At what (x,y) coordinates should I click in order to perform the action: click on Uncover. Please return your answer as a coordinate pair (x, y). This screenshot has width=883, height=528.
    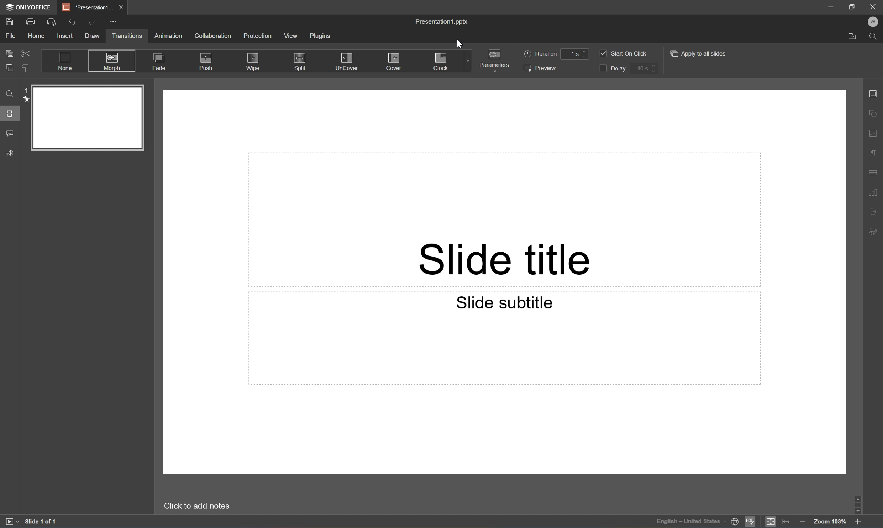
    Looking at the image, I should click on (348, 61).